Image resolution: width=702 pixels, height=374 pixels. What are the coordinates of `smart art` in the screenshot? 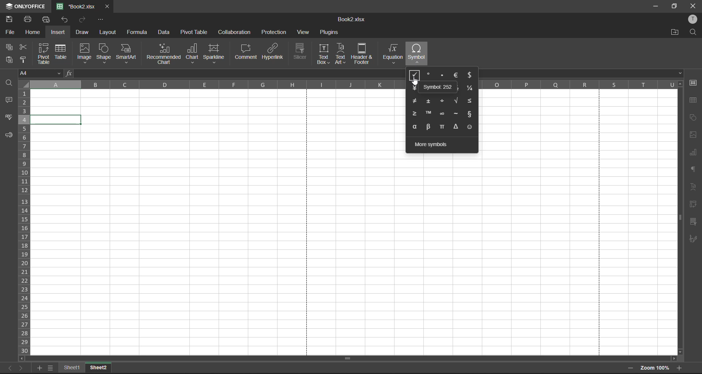 It's located at (128, 54).